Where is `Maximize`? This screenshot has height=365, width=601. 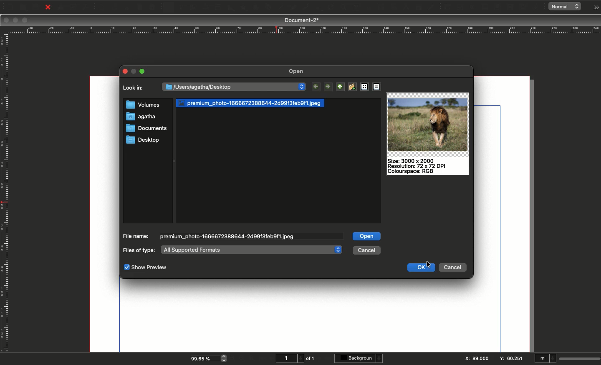 Maximize is located at coordinates (25, 21).